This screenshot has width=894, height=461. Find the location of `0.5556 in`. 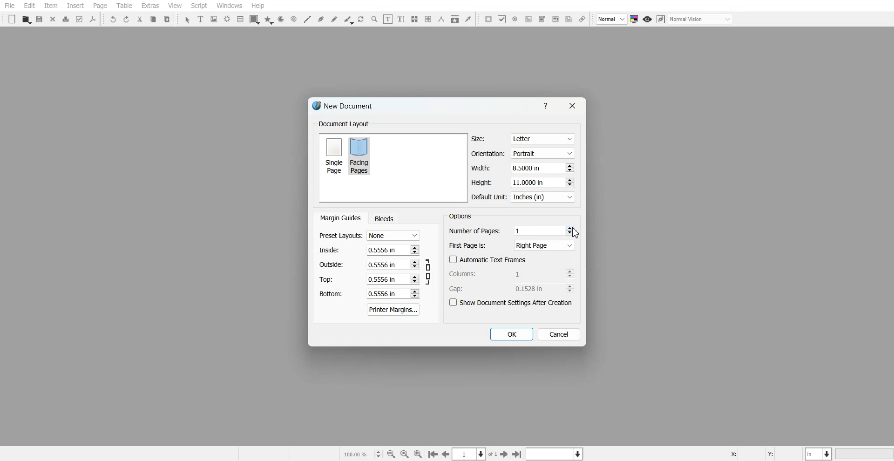

0.5556 in is located at coordinates (382, 294).